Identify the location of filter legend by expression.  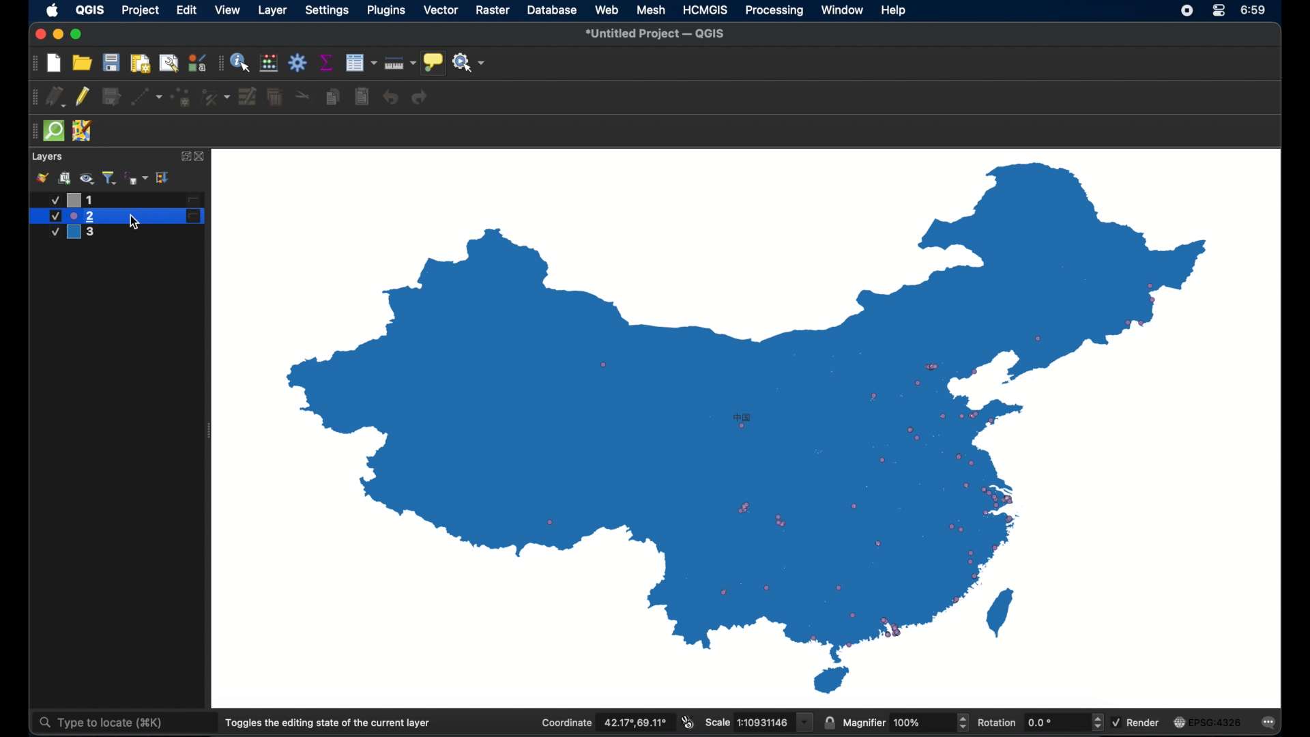
(136, 178).